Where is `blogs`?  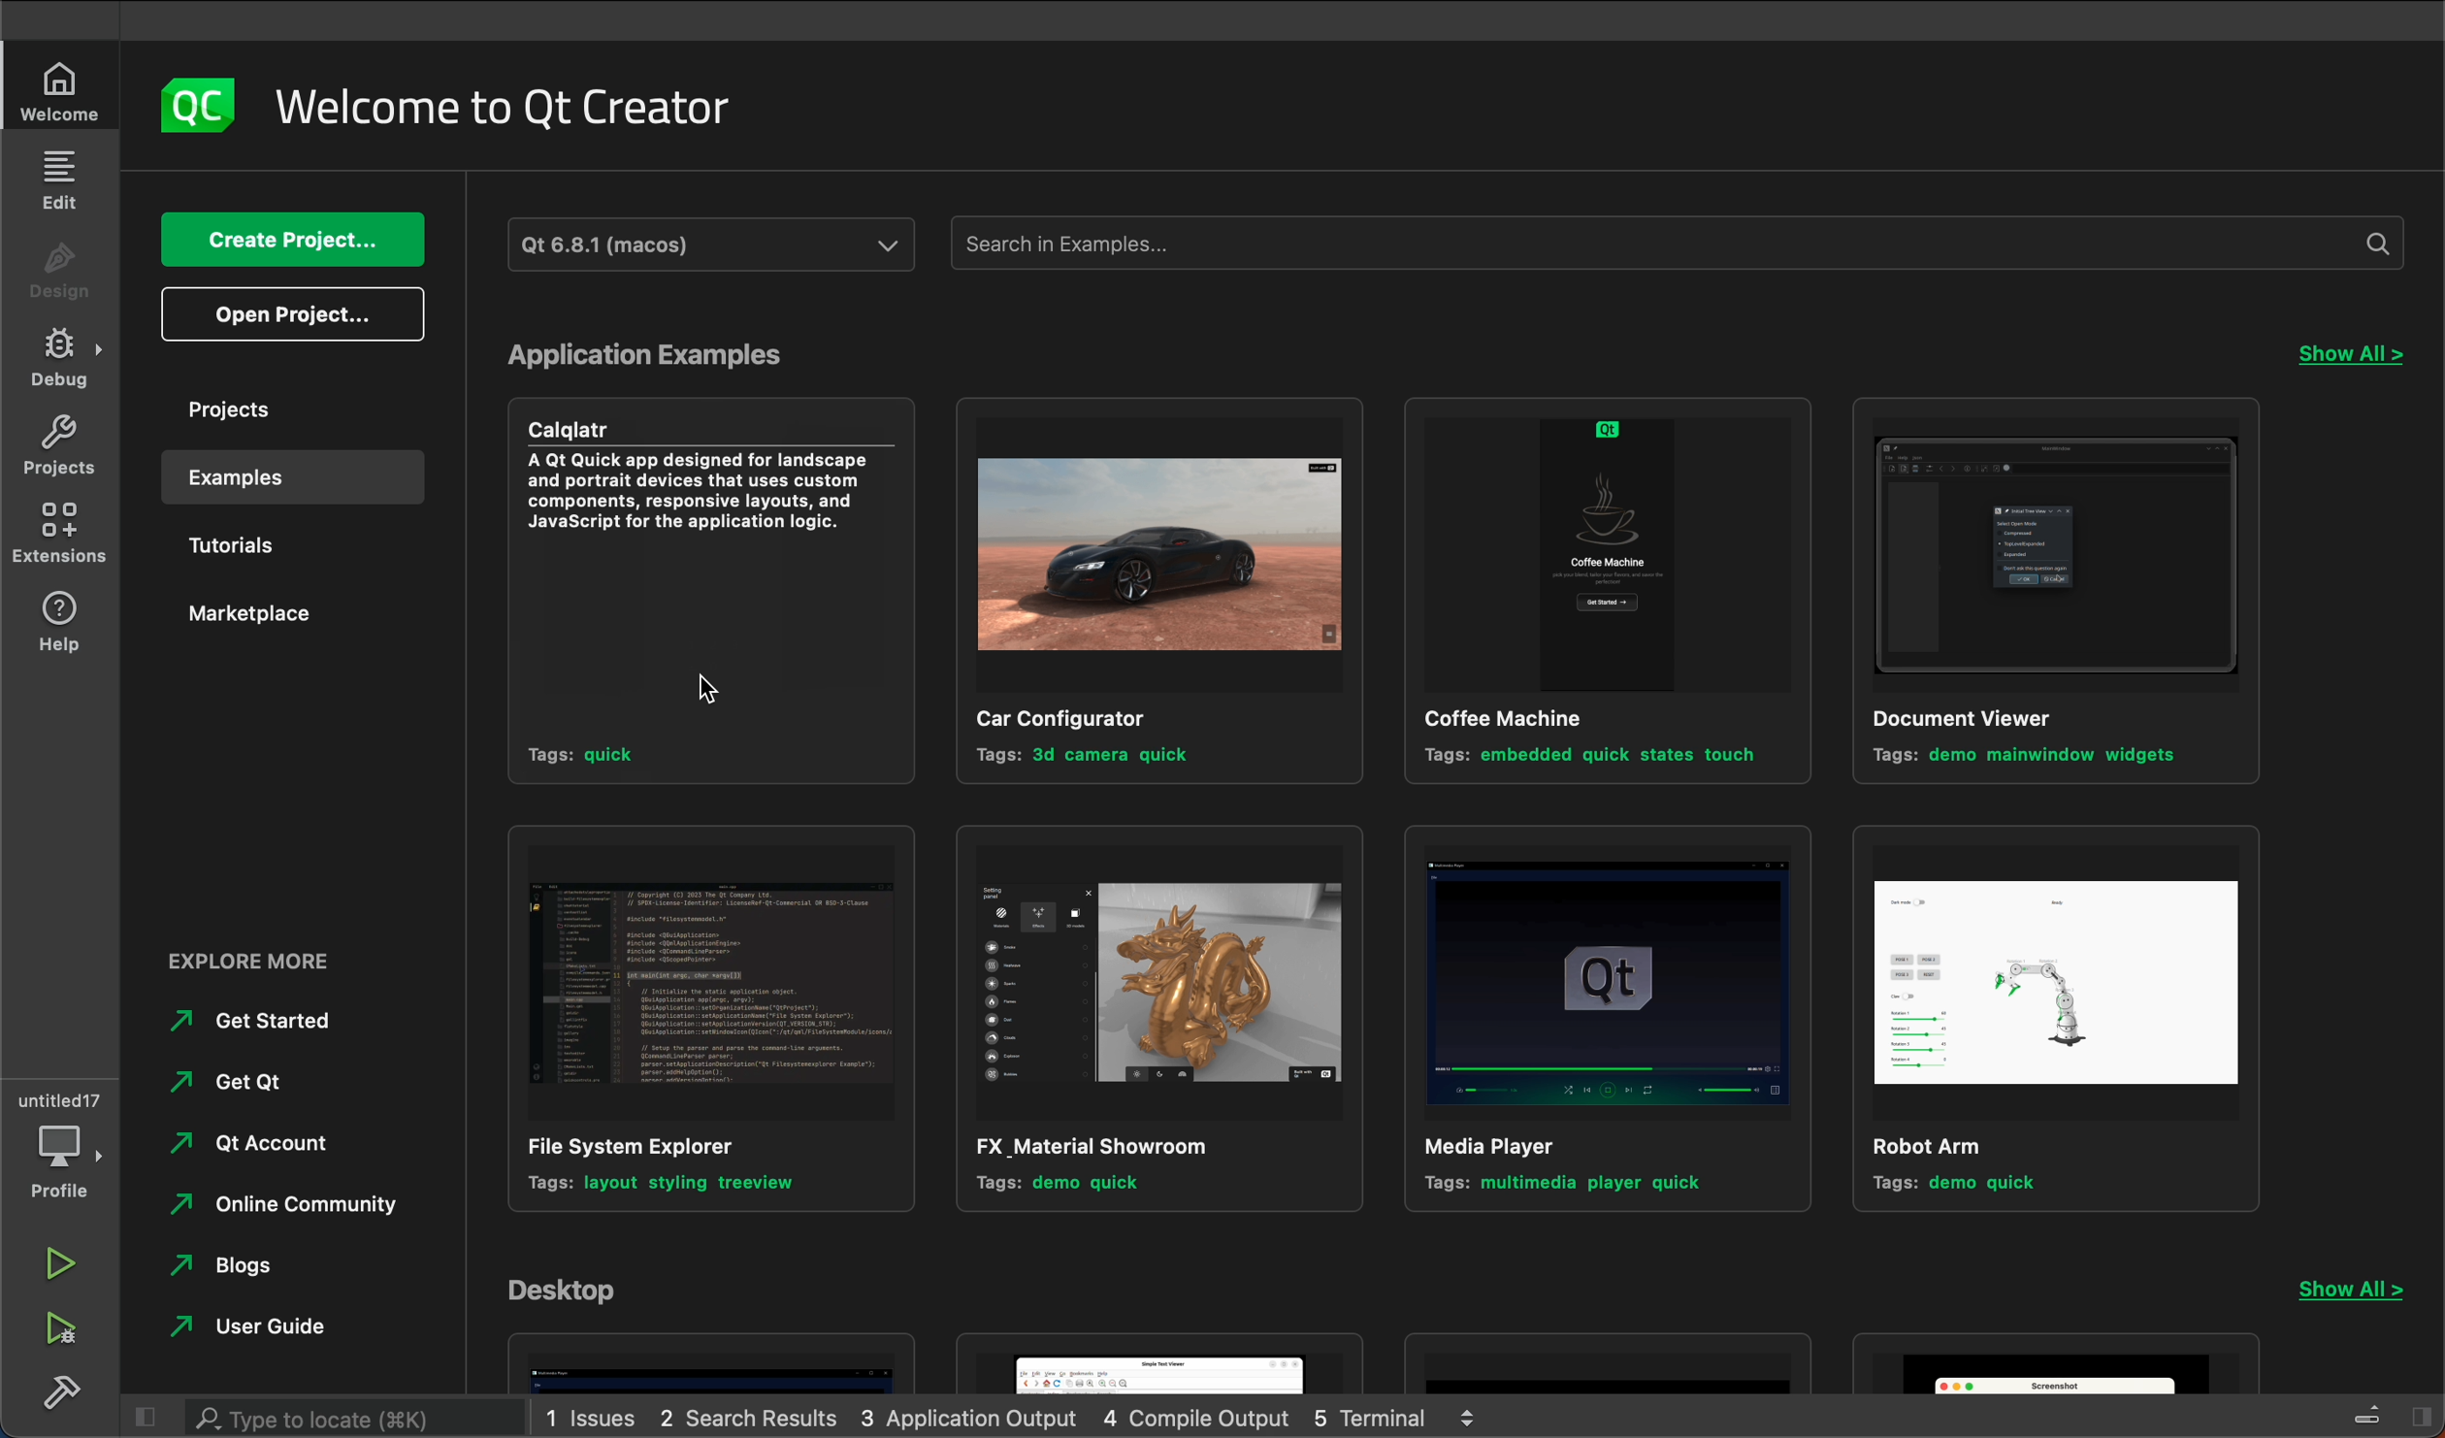 blogs is located at coordinates (249, 1266).